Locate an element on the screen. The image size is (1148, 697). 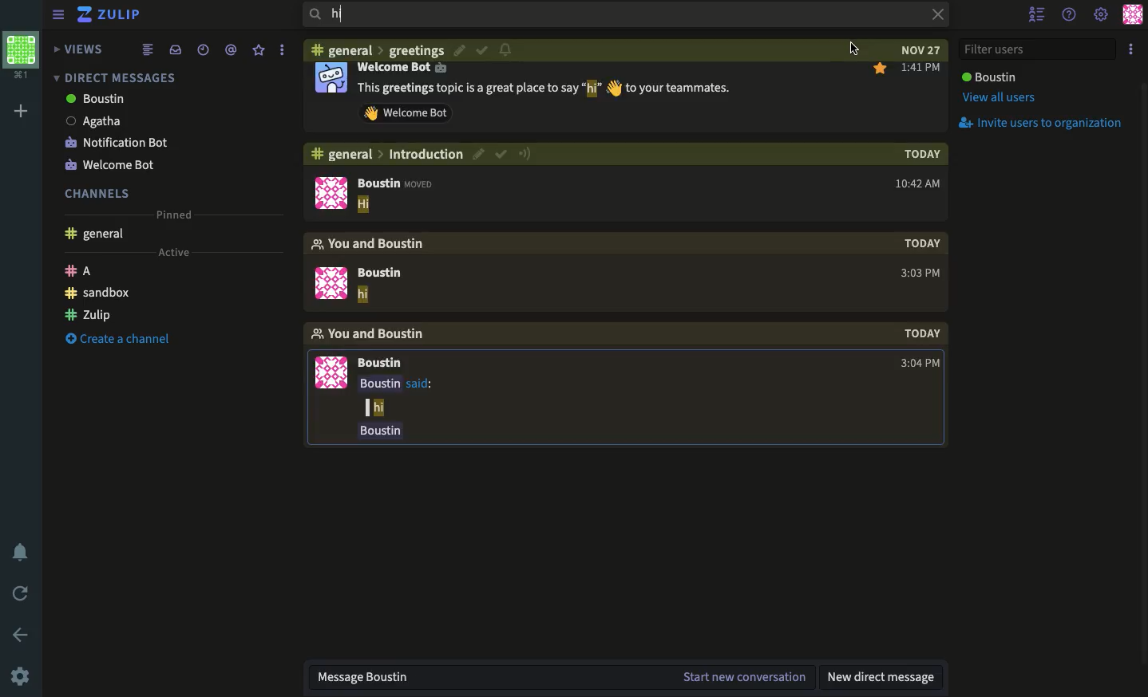
today is located at coordinates (916, 153).